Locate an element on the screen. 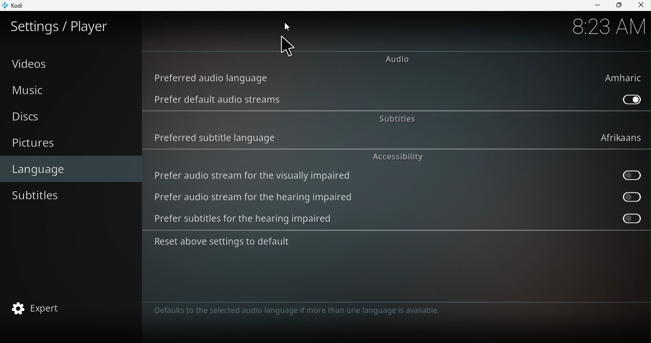 The width and height of the screenshot is (651, 343). Prefer default audio streams is located at coordinates (220, 99).